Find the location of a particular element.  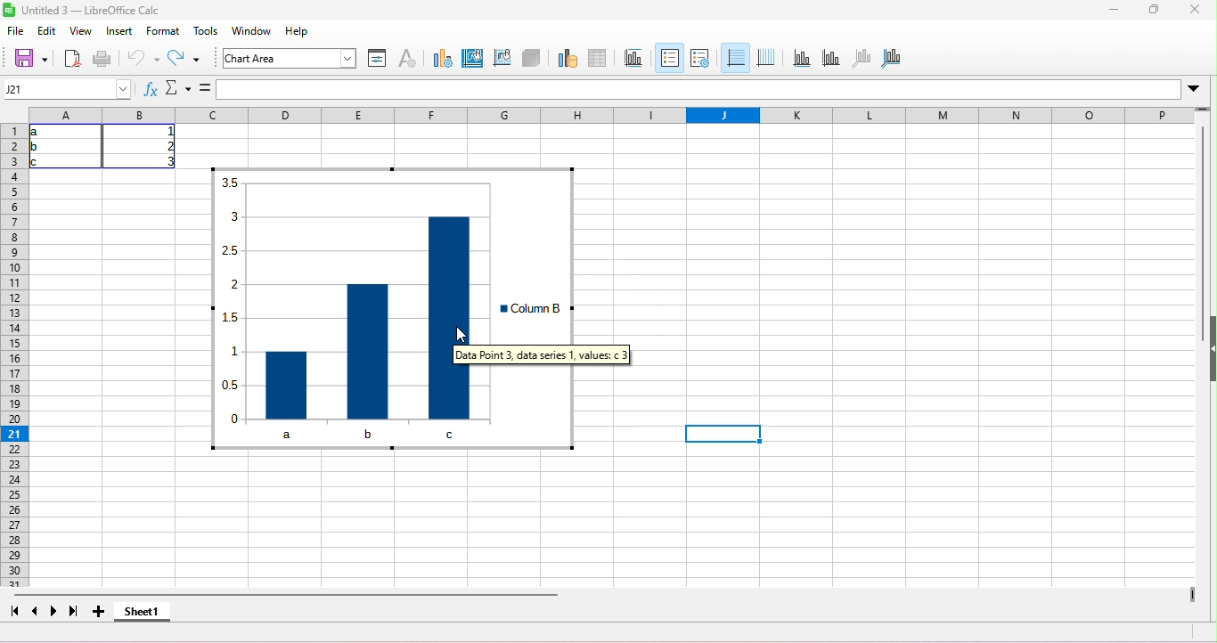

edit is located at coordinates (49, 32).